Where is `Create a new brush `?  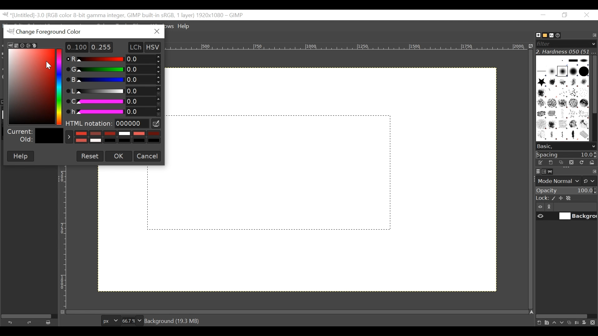 Create a new brush  is located at coordinates (550, 162).